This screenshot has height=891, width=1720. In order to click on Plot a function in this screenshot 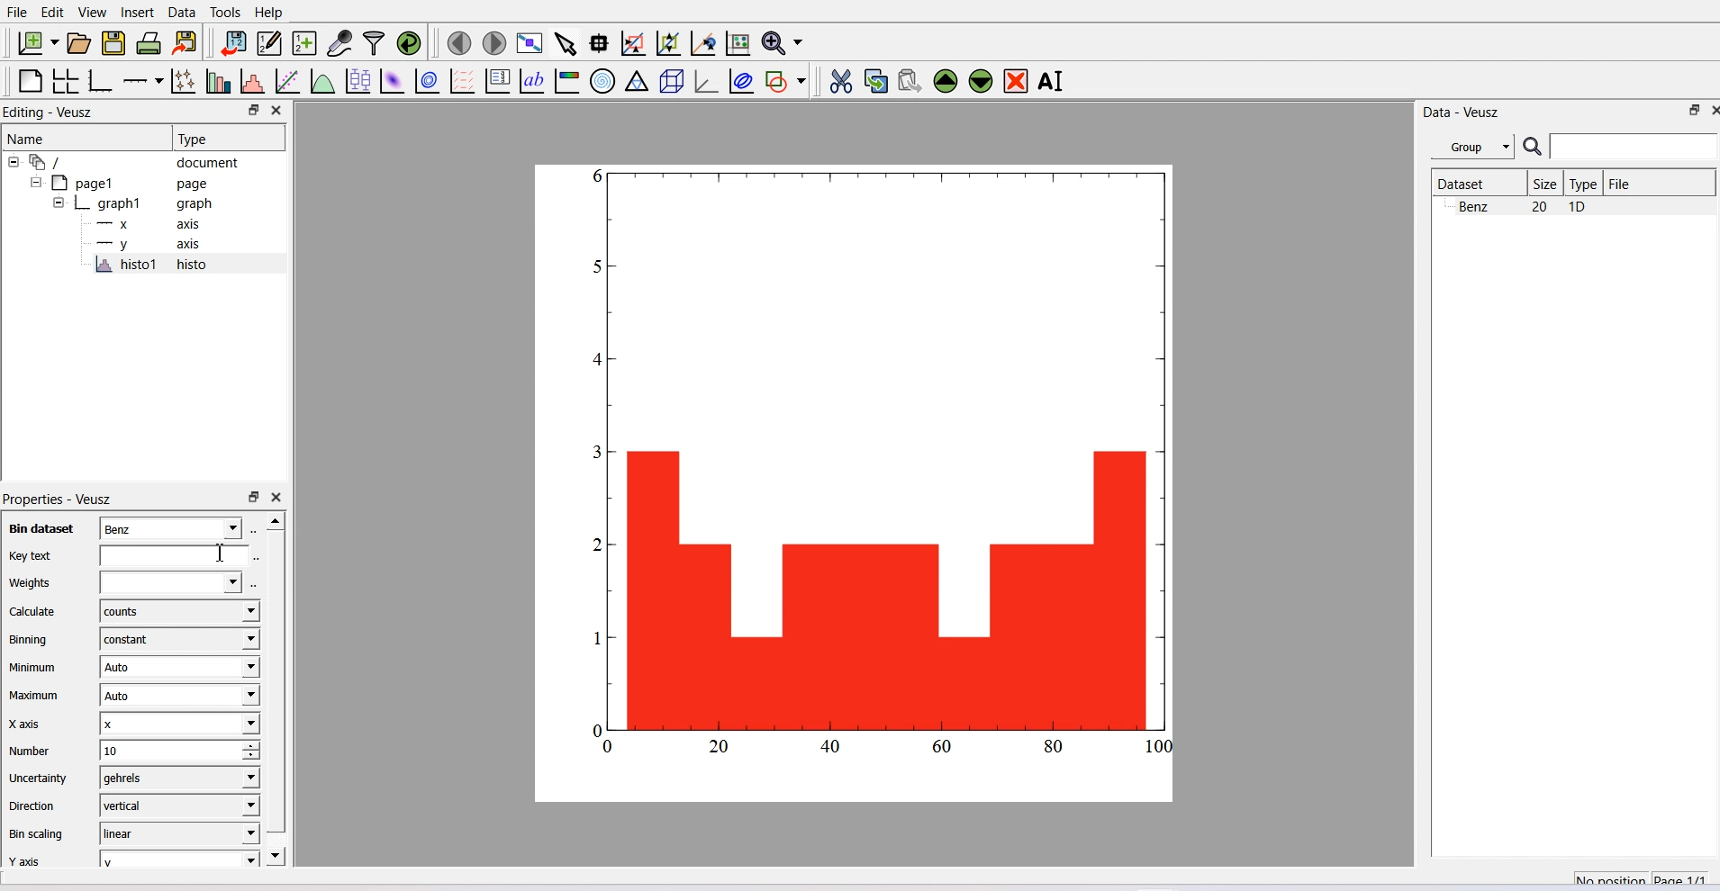, I will do `click(324, 80)`.